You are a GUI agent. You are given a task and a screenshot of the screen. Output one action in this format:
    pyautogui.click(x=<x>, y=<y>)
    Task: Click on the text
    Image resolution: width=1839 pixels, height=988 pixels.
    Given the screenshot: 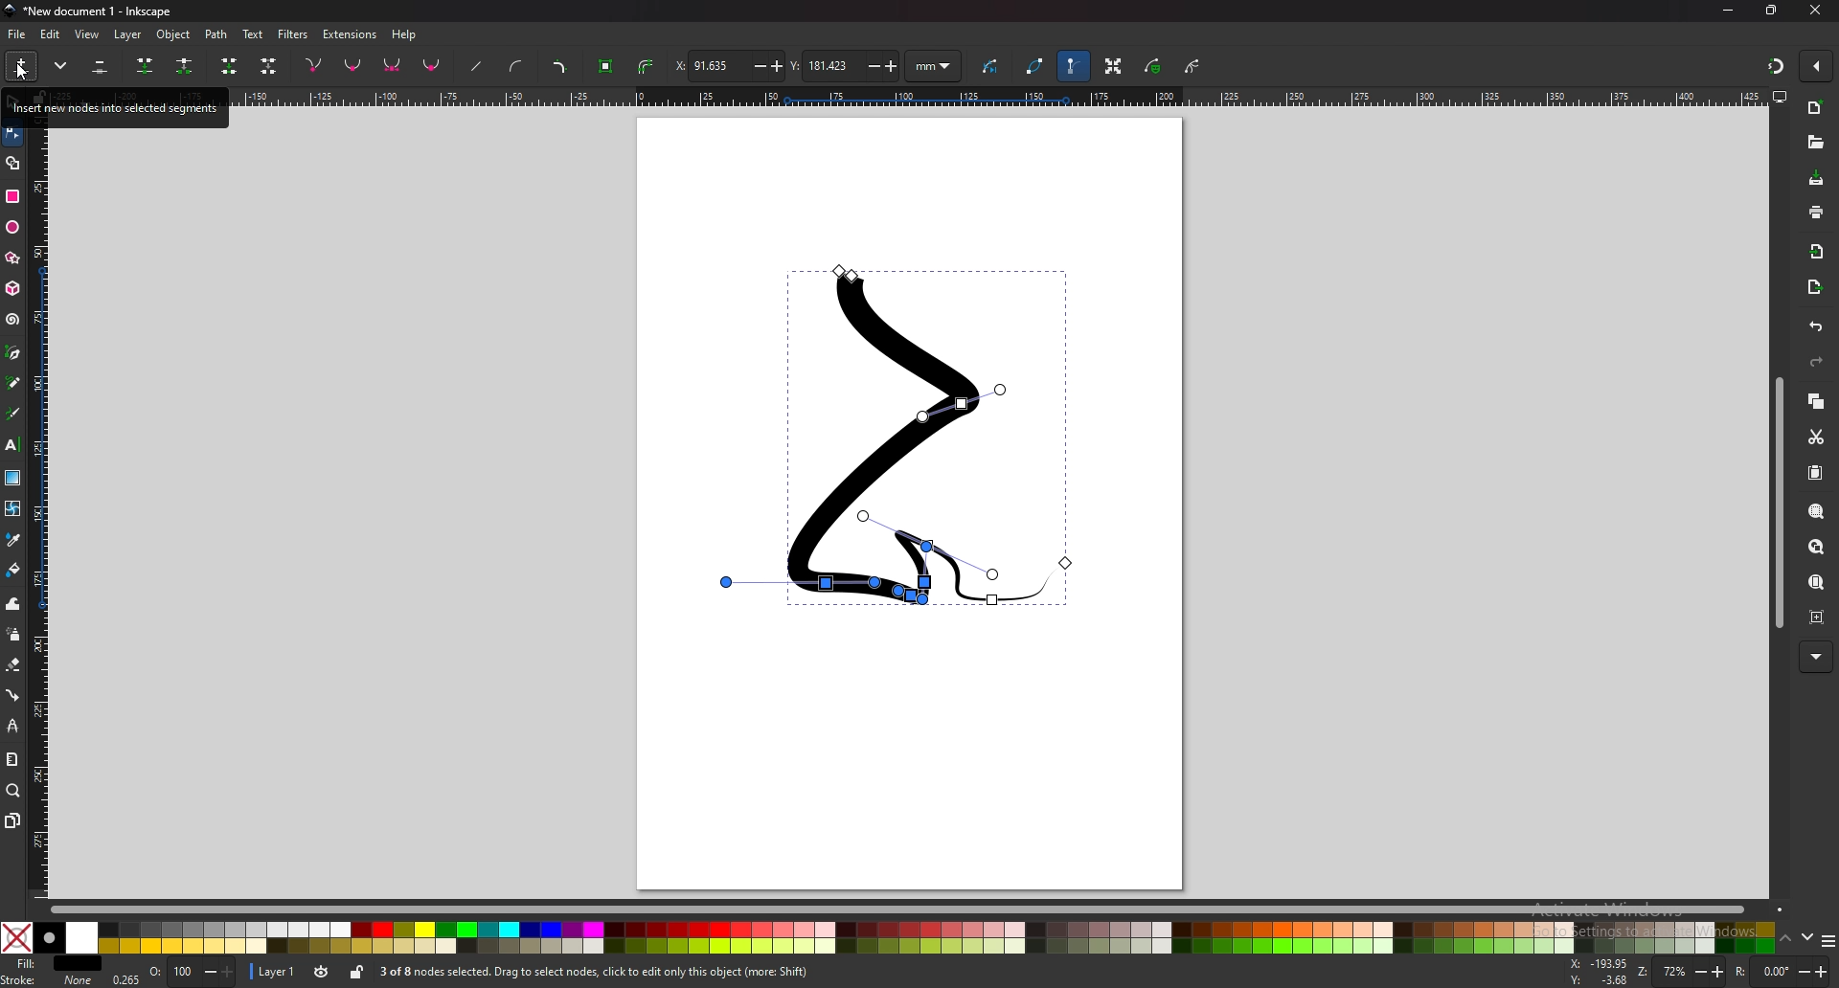 What is the action you would take?
    pyautogui.click(x=13, y=445)
    